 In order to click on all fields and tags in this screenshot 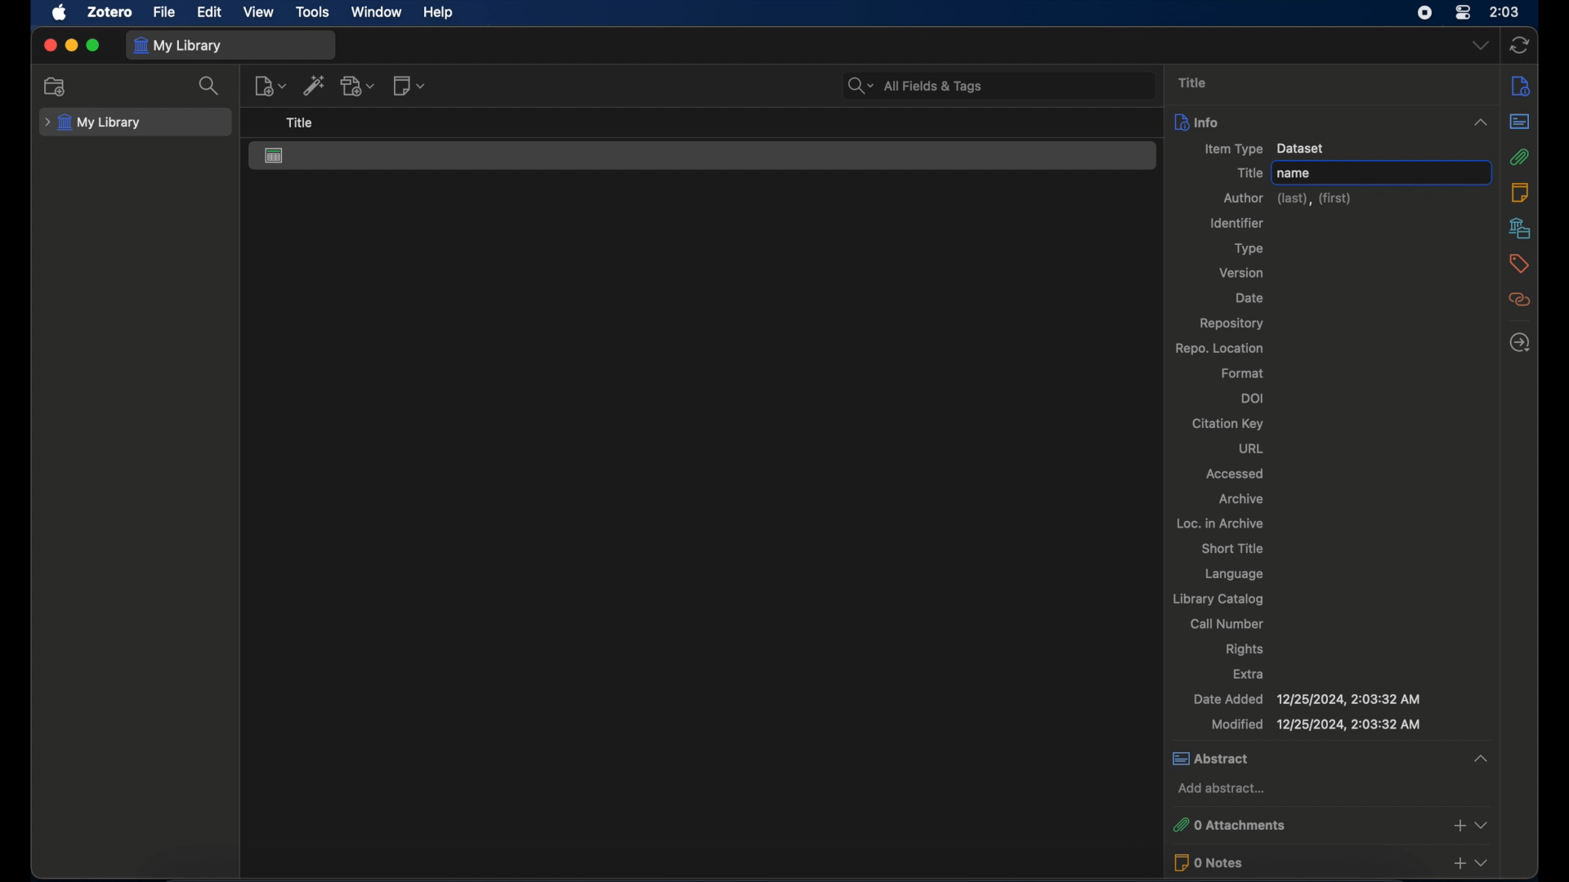, I will do `click(914, 86)`.